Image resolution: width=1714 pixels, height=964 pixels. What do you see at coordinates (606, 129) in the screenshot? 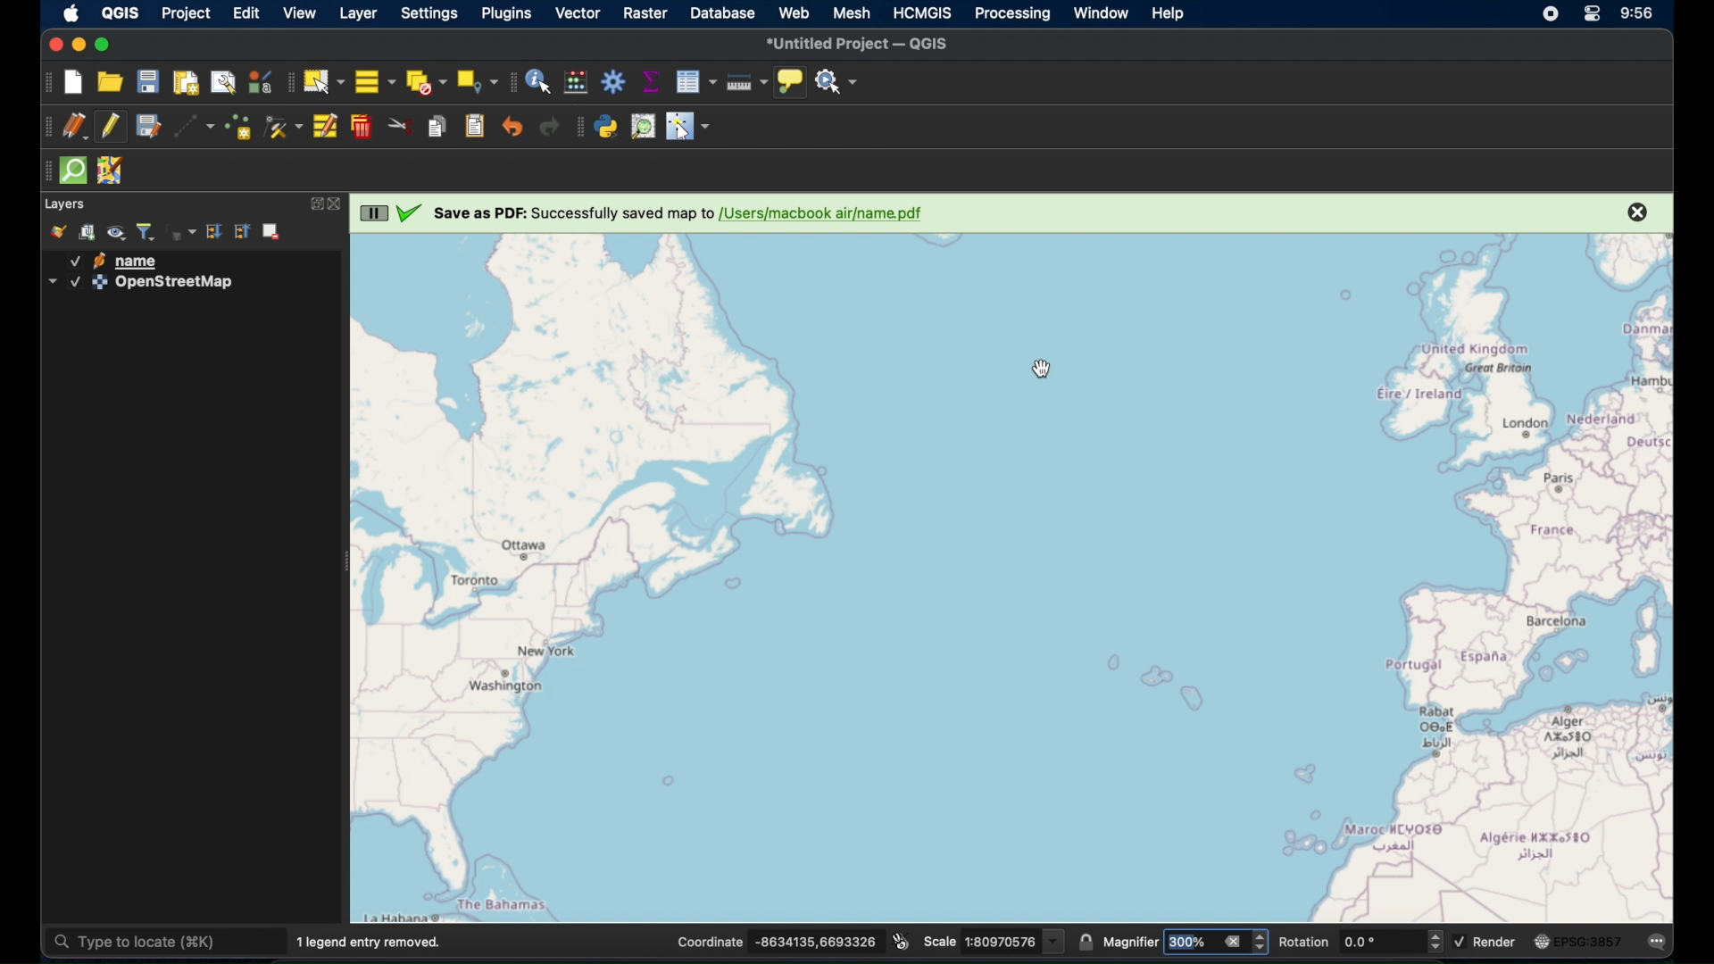
I see `python console` at bounding box center [606, 129].